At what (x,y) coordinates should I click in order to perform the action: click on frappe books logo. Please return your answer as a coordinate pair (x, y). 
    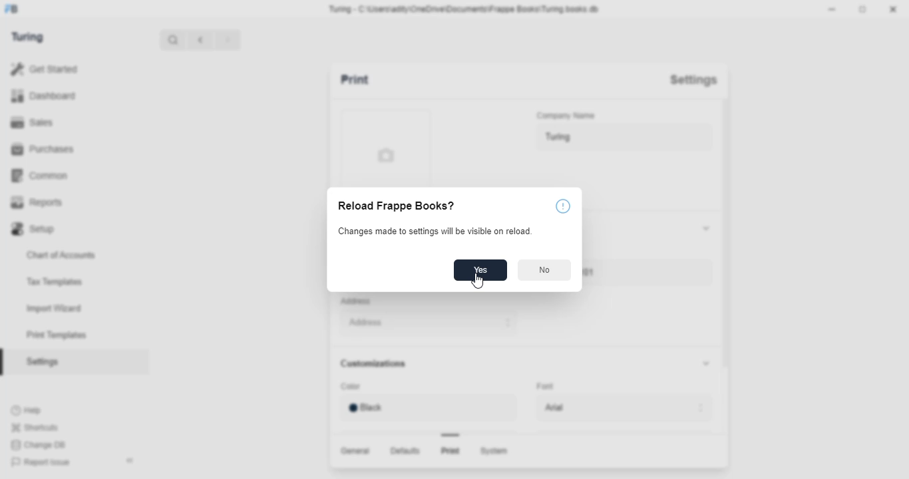
    Looking at the image, I should click on (17, 10).